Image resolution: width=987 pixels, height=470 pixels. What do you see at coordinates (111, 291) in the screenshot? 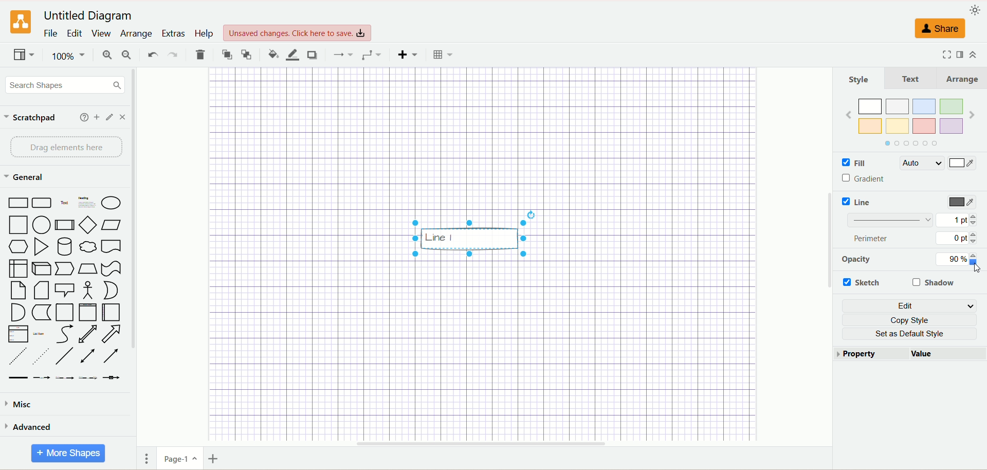
I see `Or` at bounding box center [111, 291].